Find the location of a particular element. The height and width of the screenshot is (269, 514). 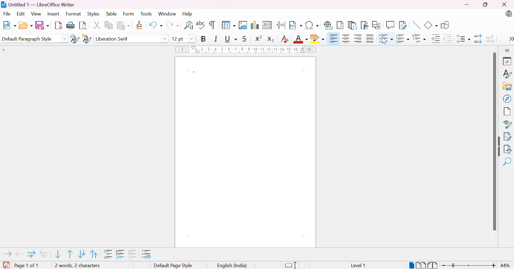

Insert footnote is located at coordinates (339, 25).